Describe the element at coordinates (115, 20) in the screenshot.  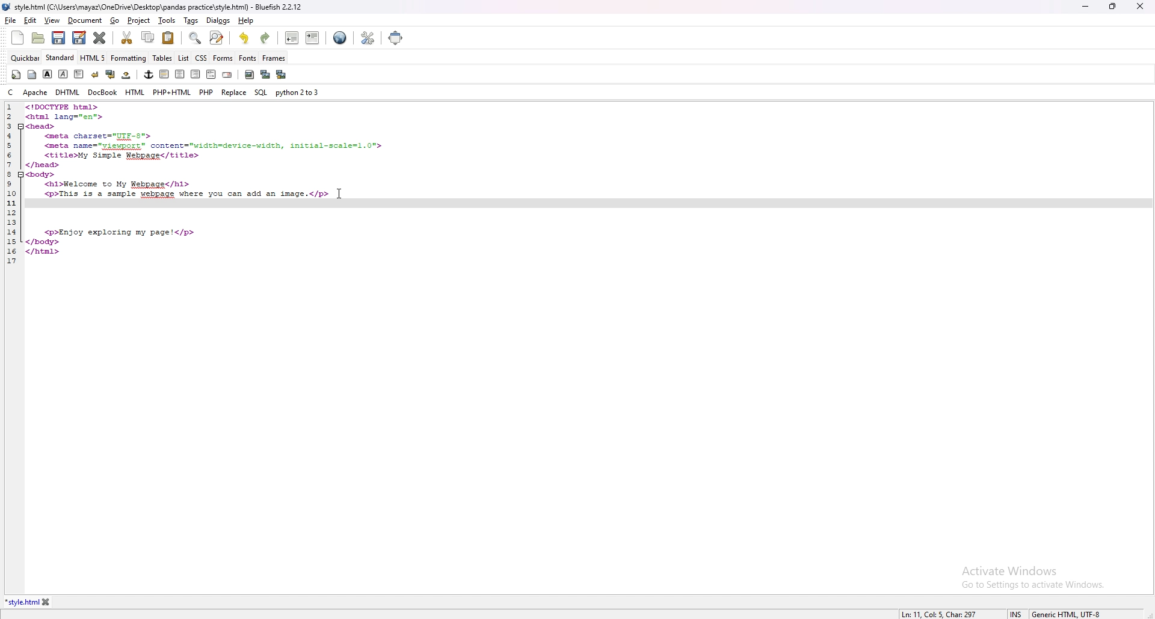
I see `go` at that location.